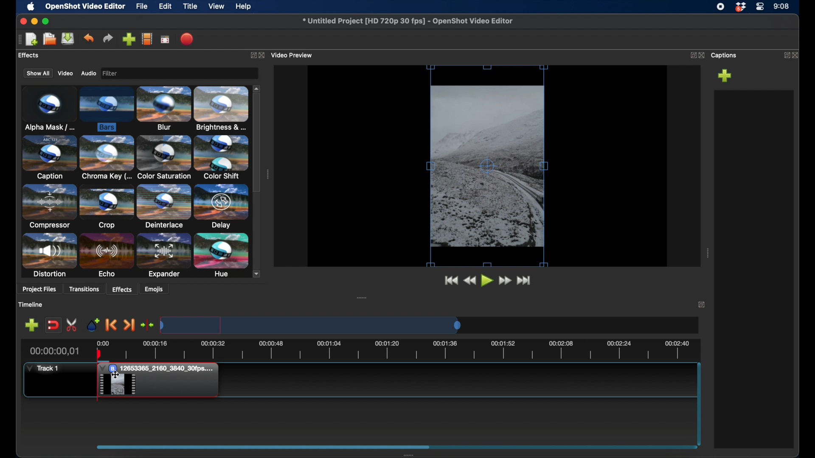 Image resolution: width=815 pixels, height=458 pixels. Describe the element at coordinates (362, 297) in the screenshot. I see `drag handle` at that location.